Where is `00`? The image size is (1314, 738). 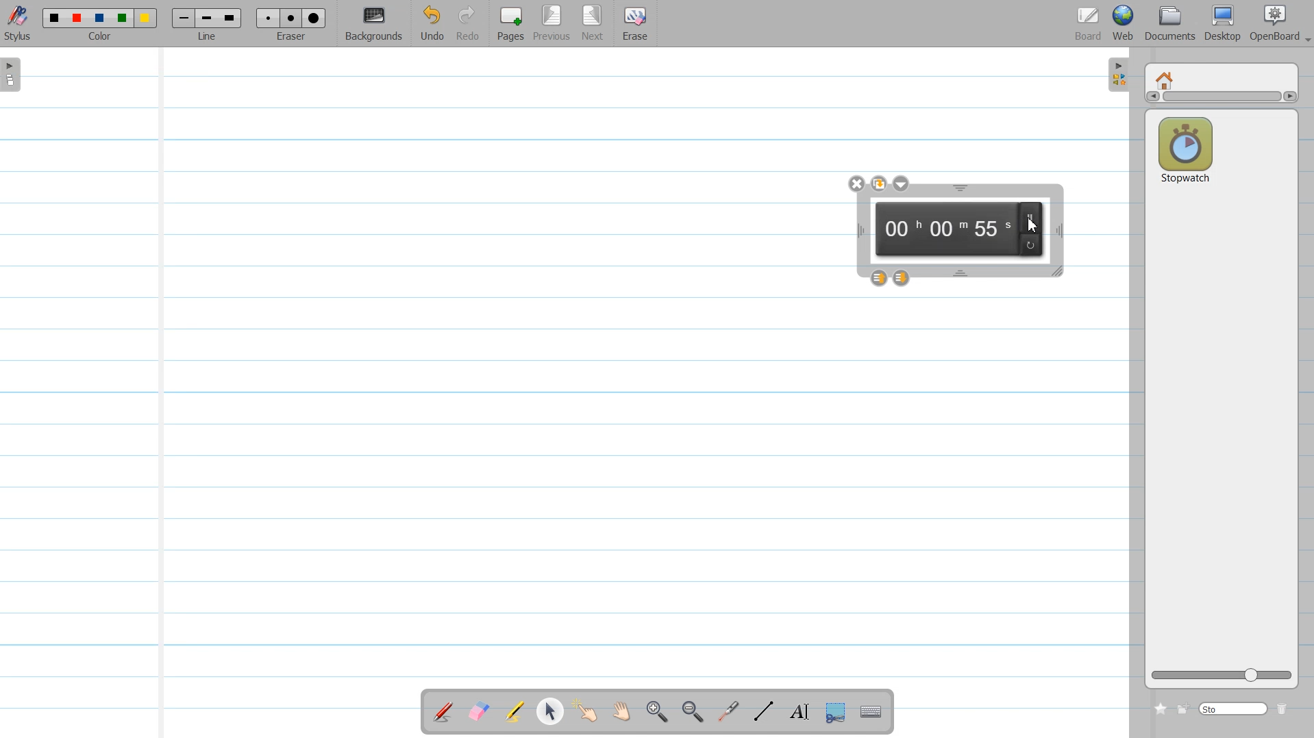
00 is located at coordinates (900, 229).